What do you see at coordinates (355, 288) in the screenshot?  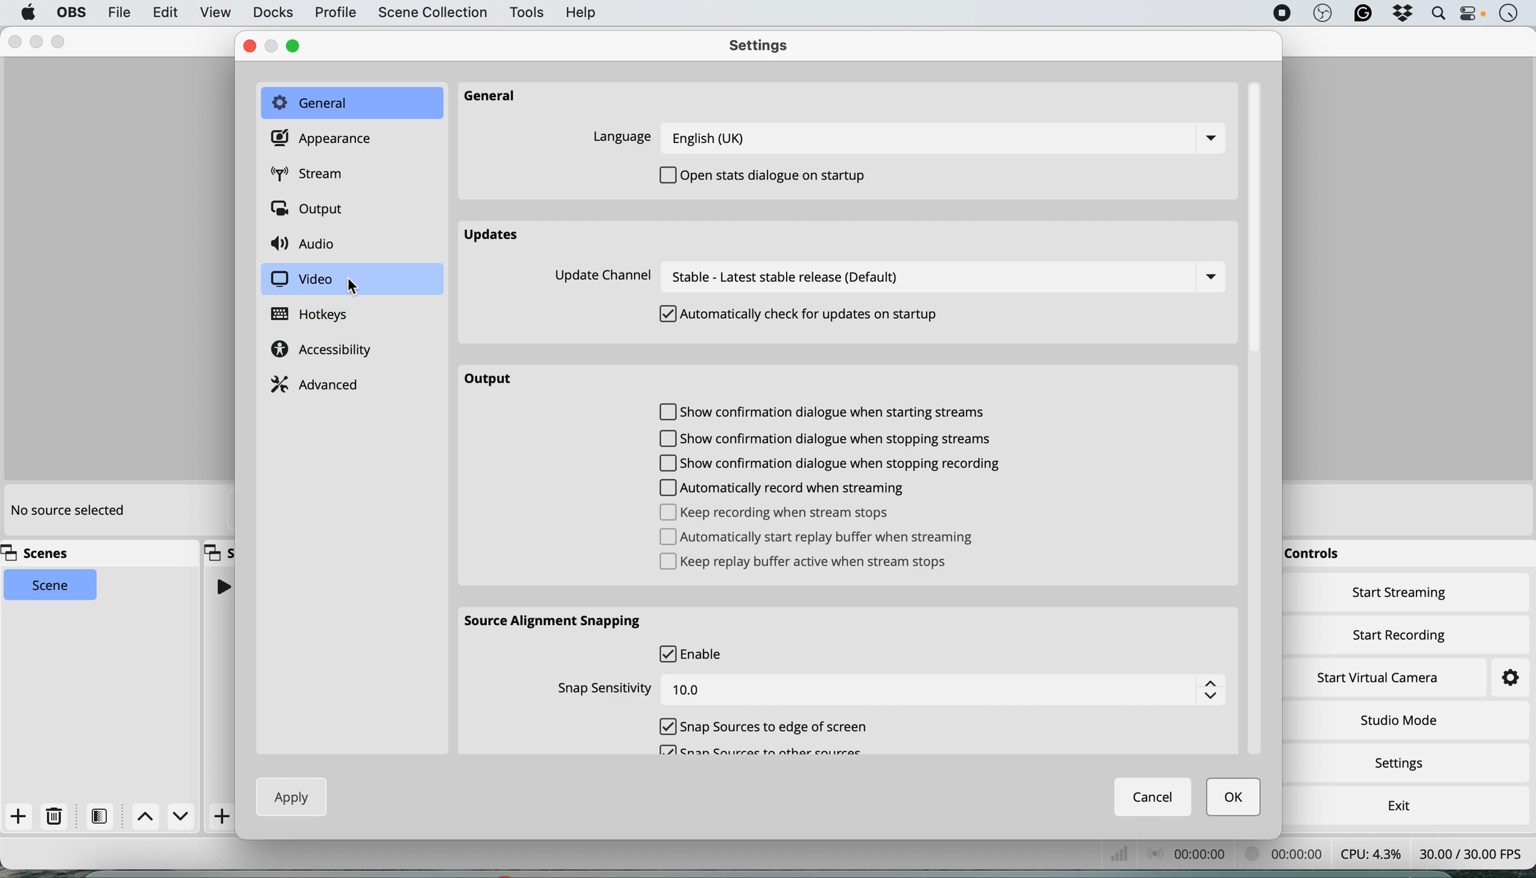 I see `cursor` at bounding box center [355, 288].